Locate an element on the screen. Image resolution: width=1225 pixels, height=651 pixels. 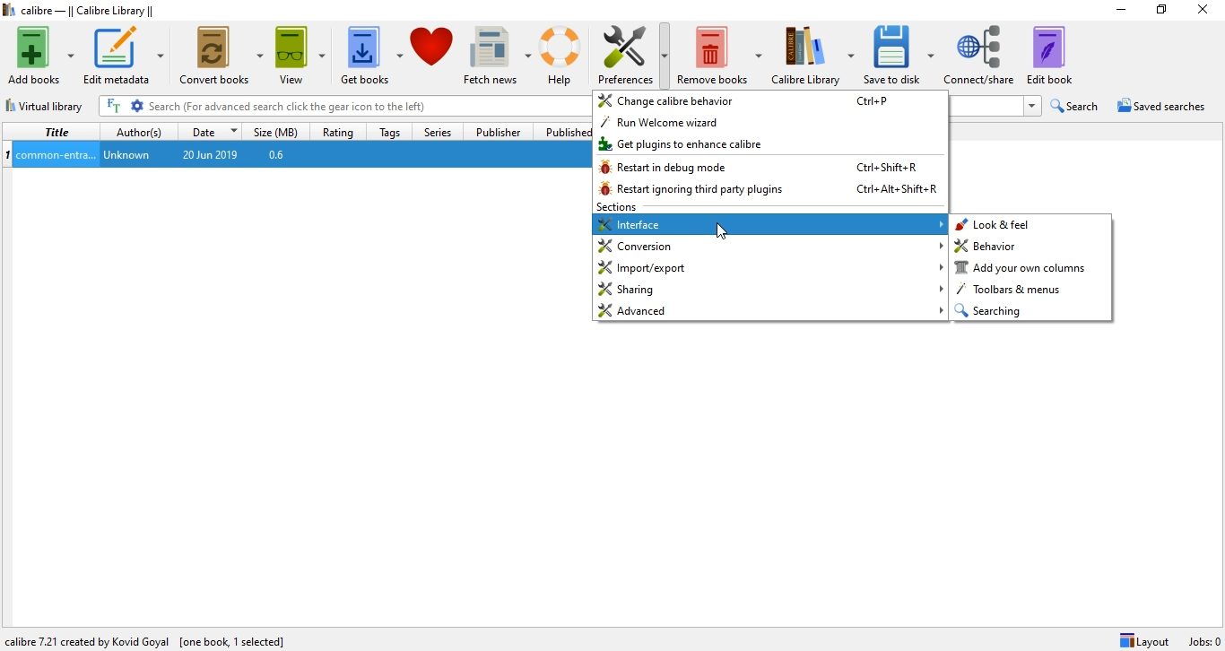
Jobs: 0 is located at coordinates (1203, 641).